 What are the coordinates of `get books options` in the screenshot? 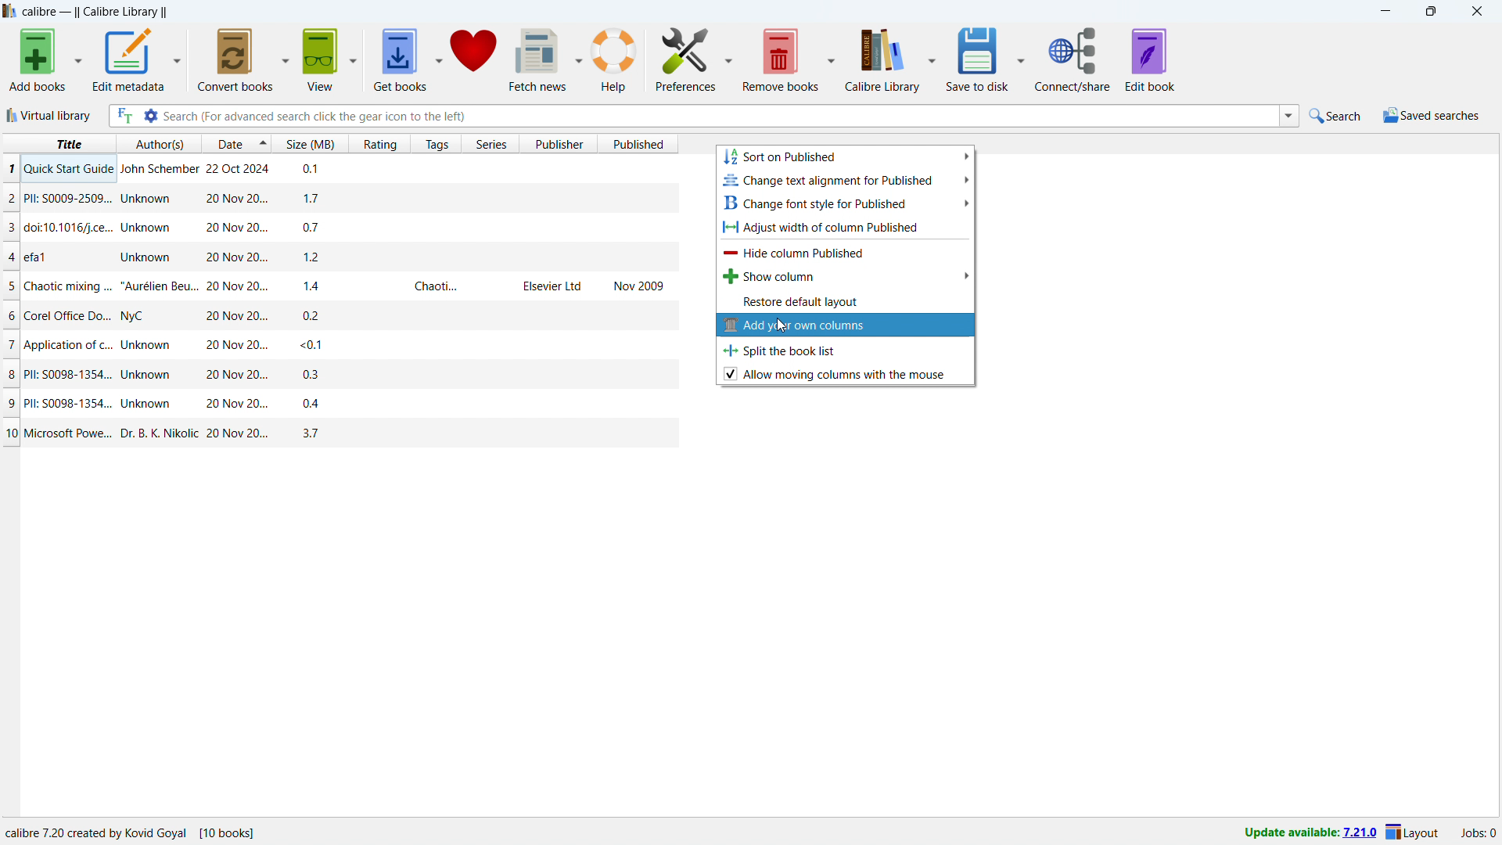 It's located at (438, 59).